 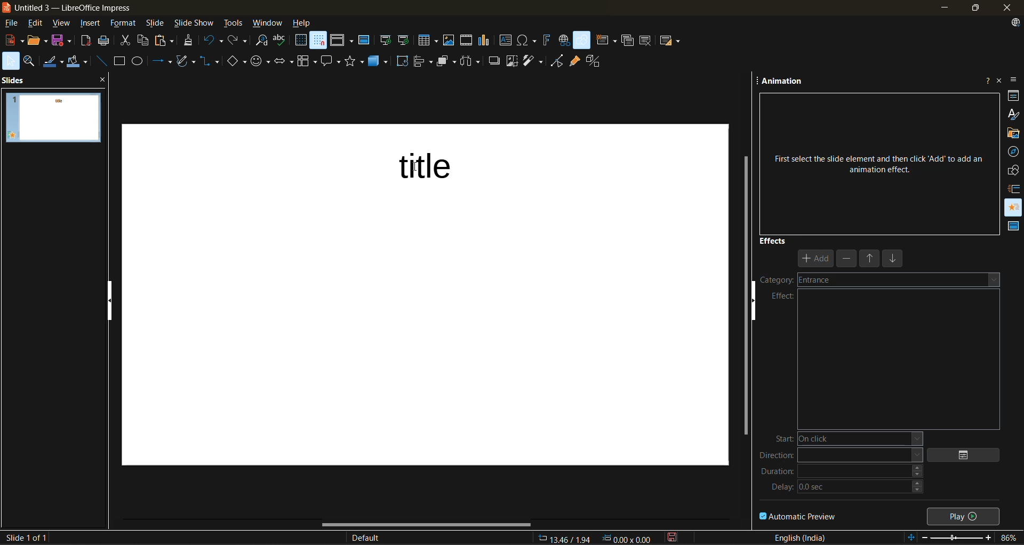 What do you see at coordinates (165, 62) in the screenshot?
I see `lines and arrows` at bounding box center [165, 62].